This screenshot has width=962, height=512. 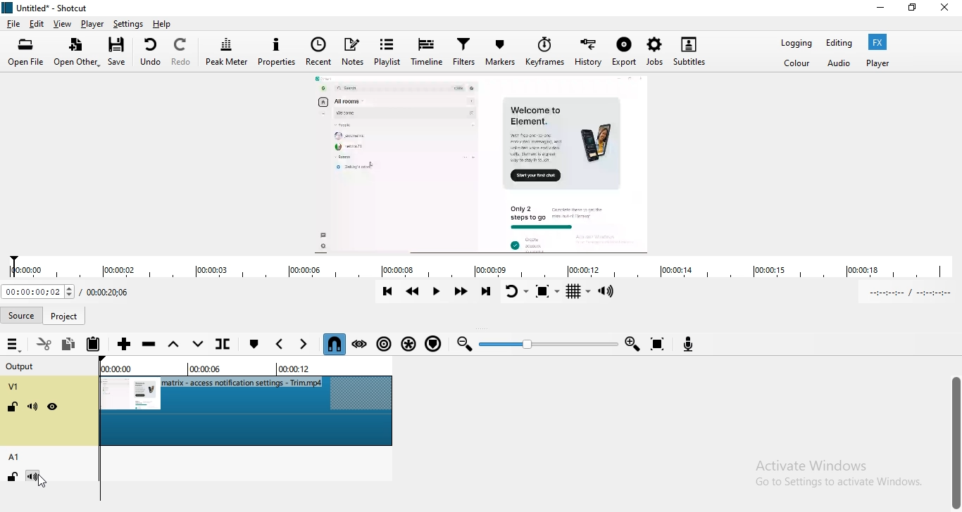 I want to click on In point, so click(x=914, y=293).